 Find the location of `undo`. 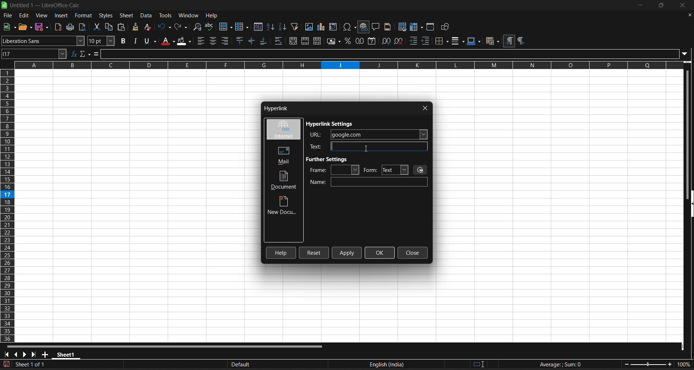

undo is located at coordinates (164, 27).